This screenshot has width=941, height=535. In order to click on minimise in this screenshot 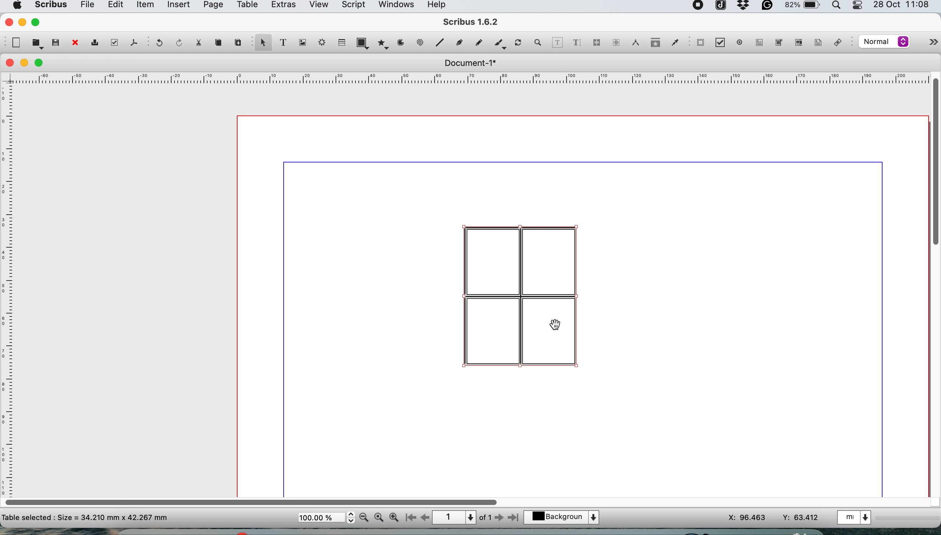, I will do `click(22, 22)`.